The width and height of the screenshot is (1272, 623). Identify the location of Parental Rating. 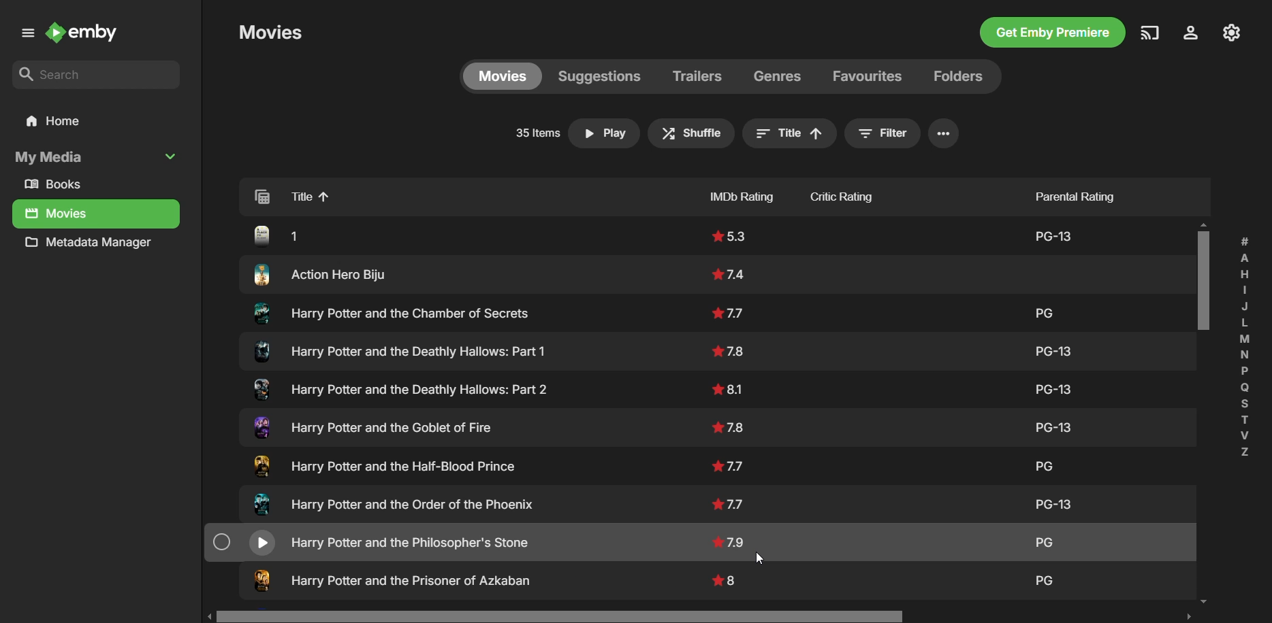
(1070, 192).